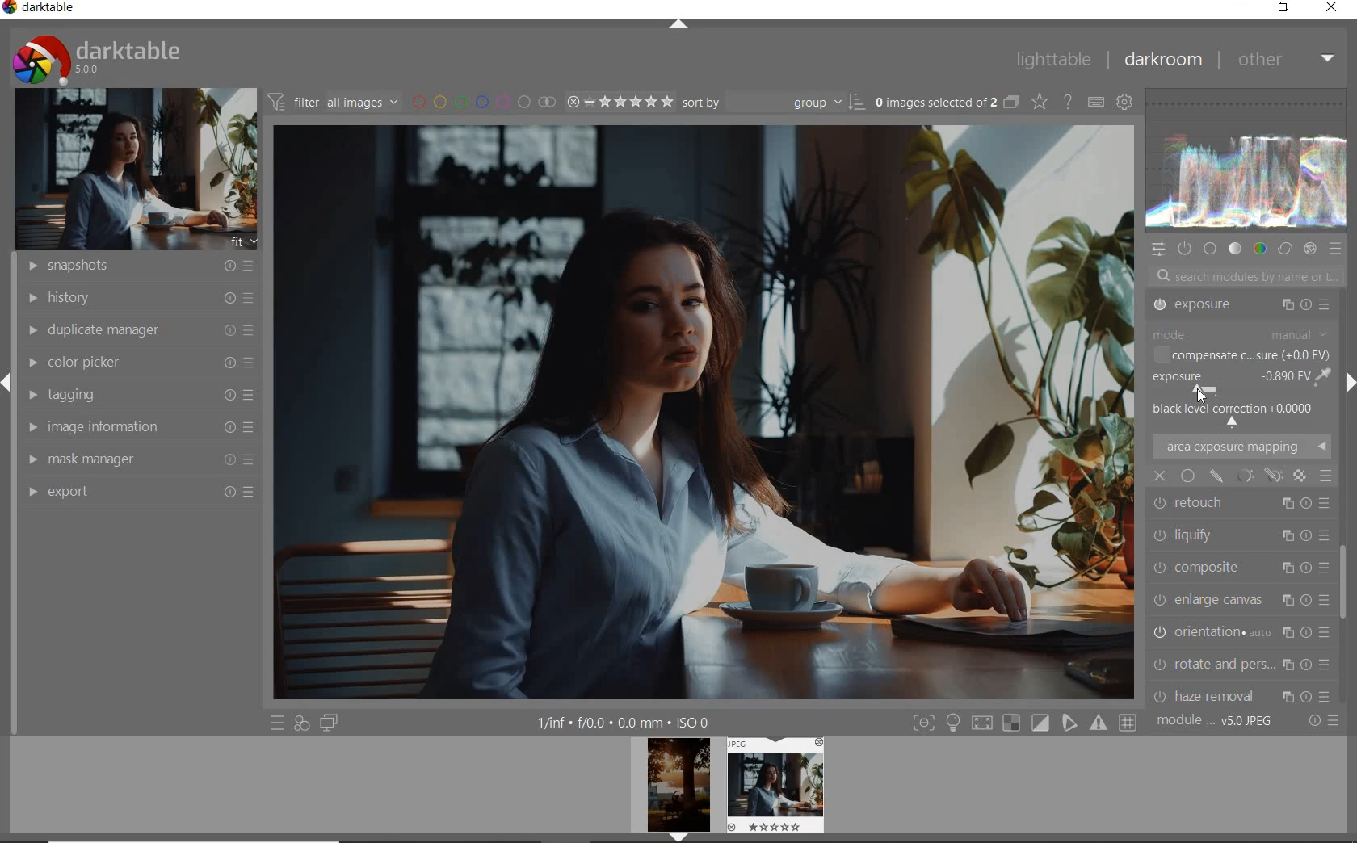 The height and width of the screenshot is (843, 1357). Describe the element at coordinates (1239, 374) in the screenshot. I see `EXPOSURE` at that location.